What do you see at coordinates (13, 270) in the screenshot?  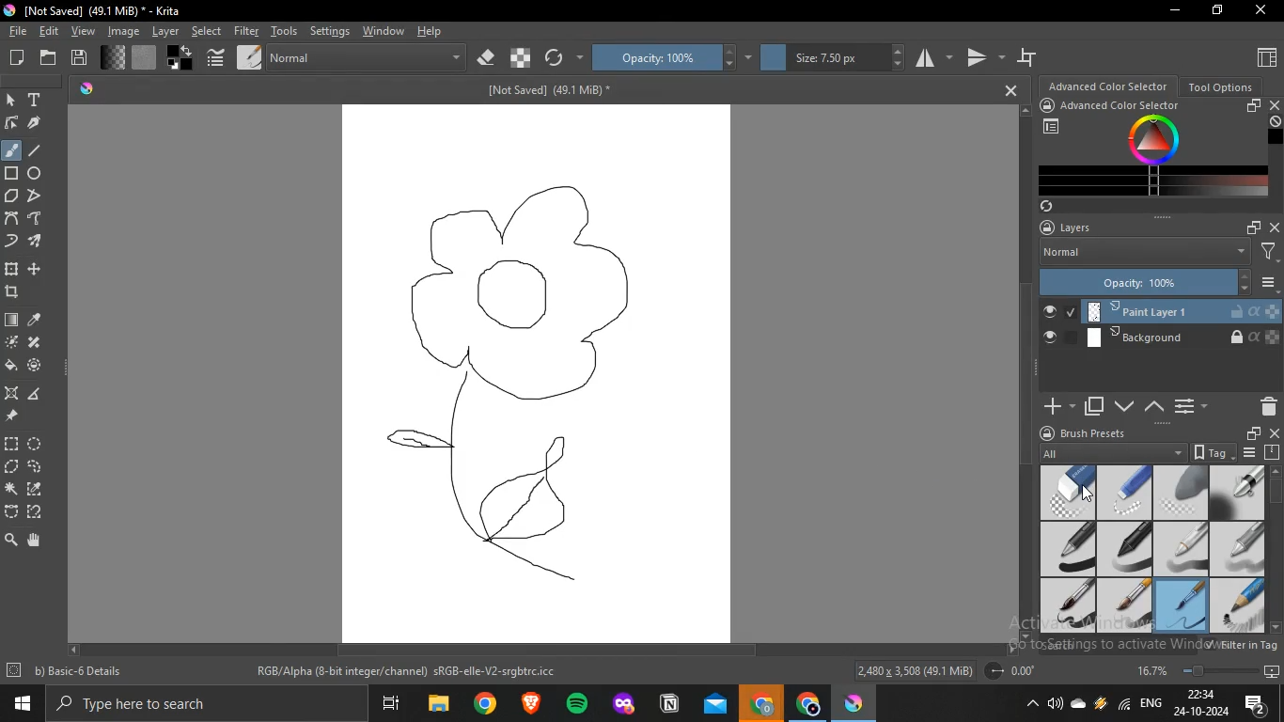 I see `transform layer` at bounding box center [13, 270].